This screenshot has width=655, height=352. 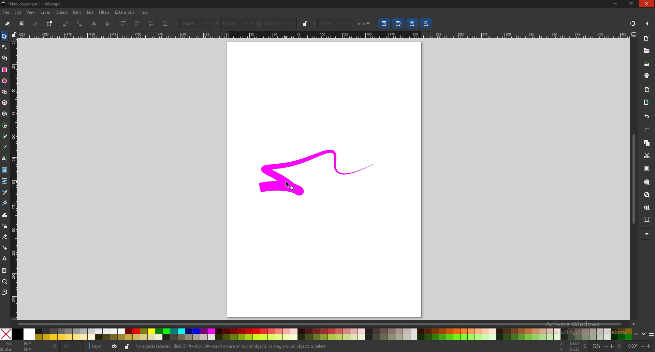 I want to click on 3d box, so click(x=5, y=103).